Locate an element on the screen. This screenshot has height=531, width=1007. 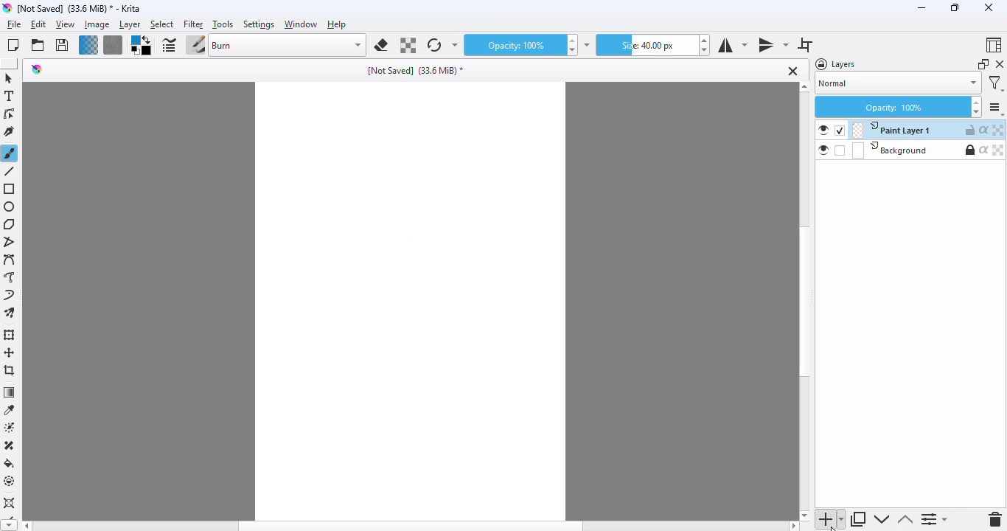
fill gradients is located at coordinates (88, 45).